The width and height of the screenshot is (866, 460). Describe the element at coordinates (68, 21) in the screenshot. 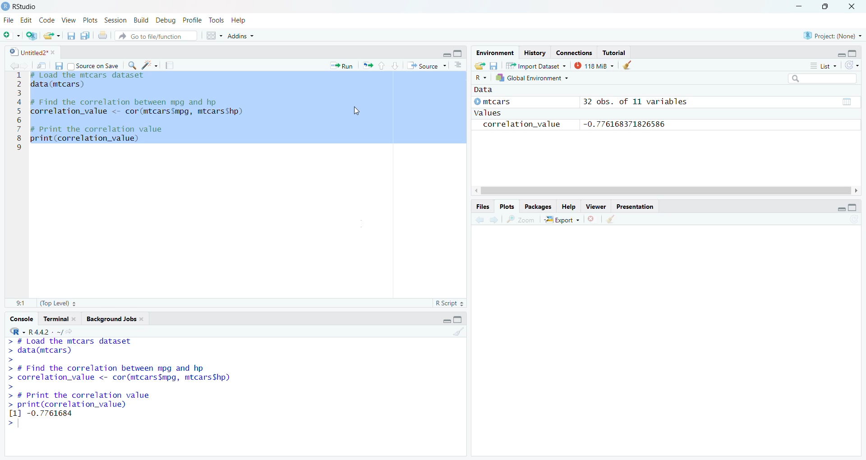

I see `View` at that location.